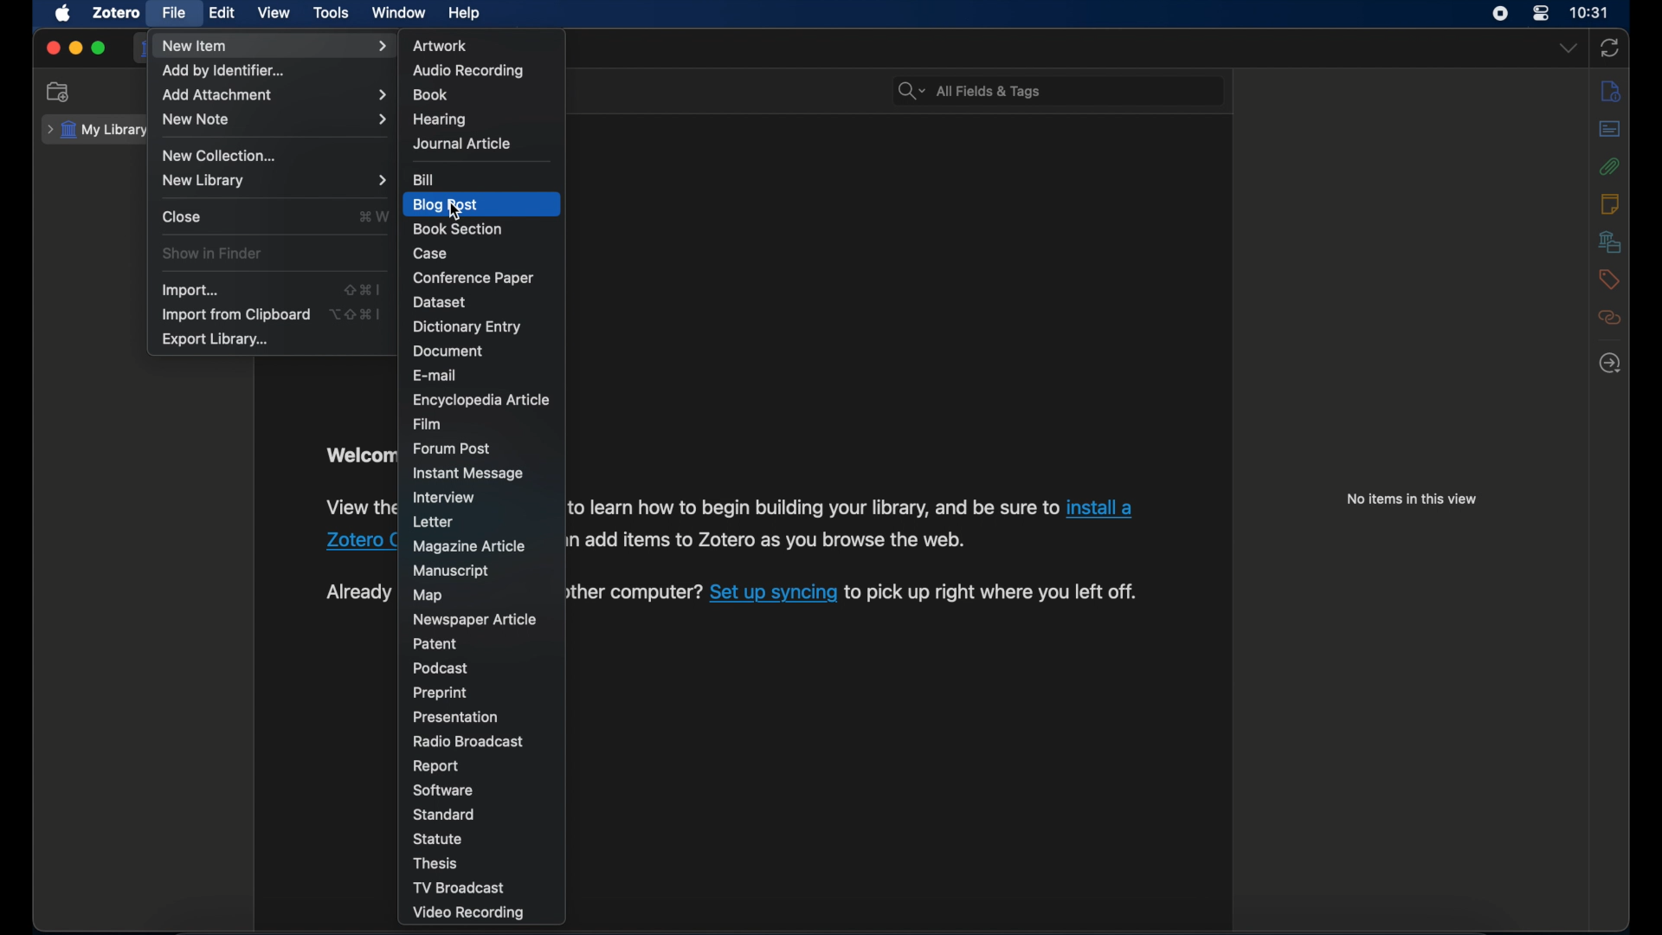  What do you see at coordinates (1610, 49) in the screenshot?
I see `sync` at bounding box center [1610, 49].